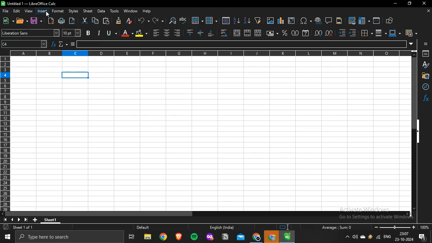 This screenshot has width=432, height=243. Describe the element at coordinates (35, 20) in the screenshot. I see `save` at that location.